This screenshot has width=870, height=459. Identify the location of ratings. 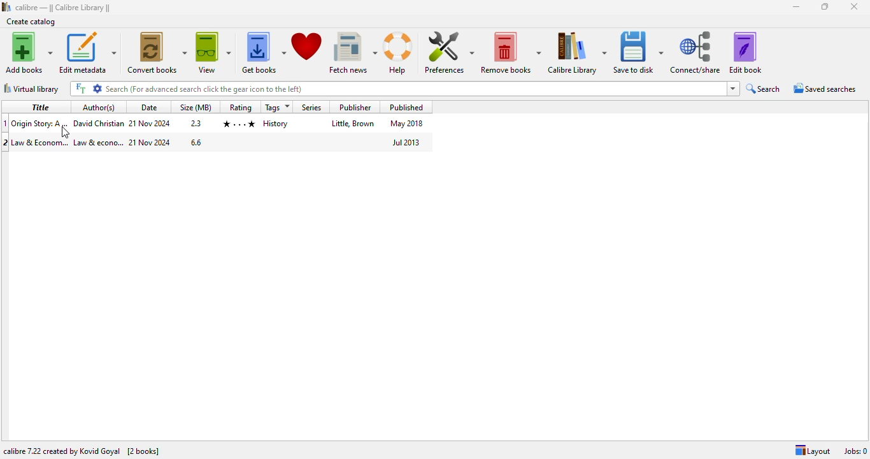
(238, 124).